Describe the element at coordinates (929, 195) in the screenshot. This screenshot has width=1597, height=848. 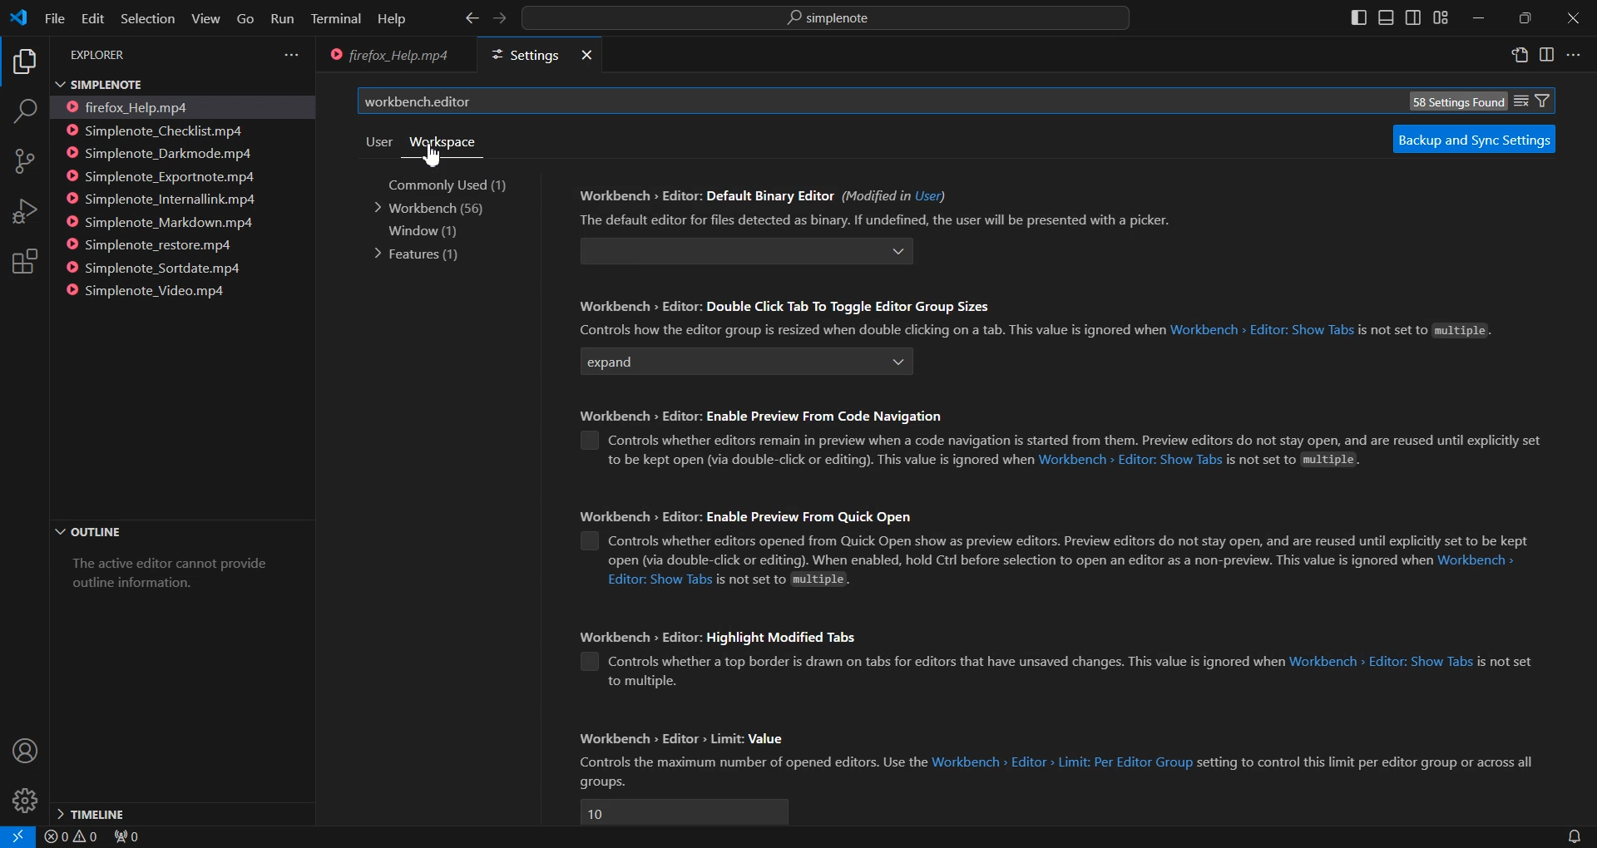
I see `User hyperlink address` at that location.